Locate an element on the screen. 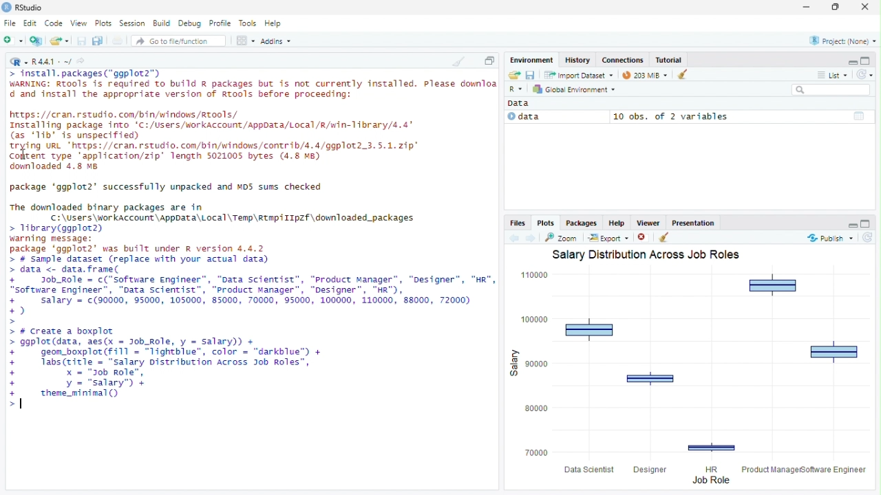  Tutorial is located at coordinates (670, 60).